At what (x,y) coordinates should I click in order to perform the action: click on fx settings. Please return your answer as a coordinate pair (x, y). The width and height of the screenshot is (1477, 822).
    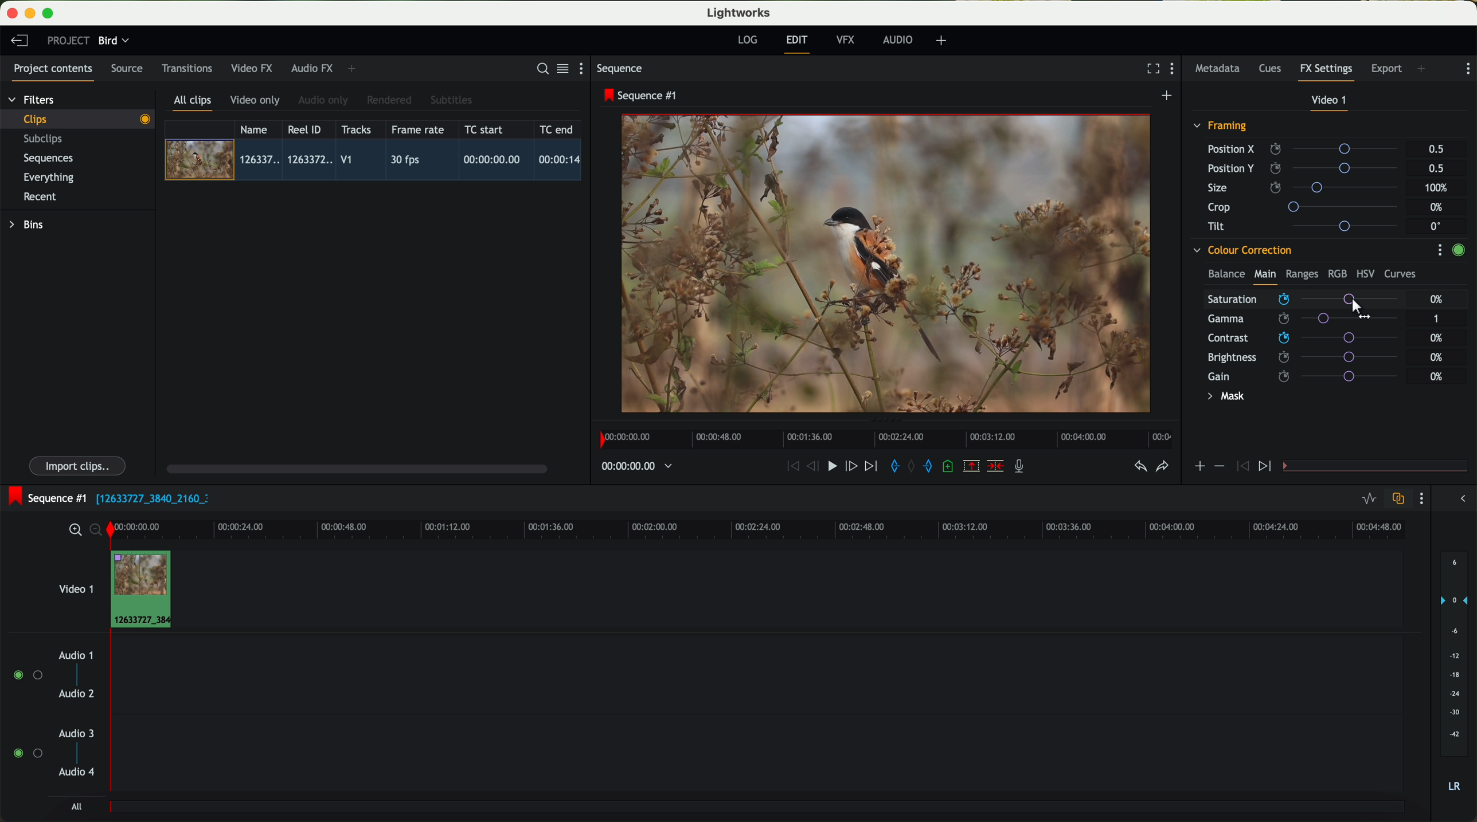
    Looking at the image, I should click on (1326, 72).